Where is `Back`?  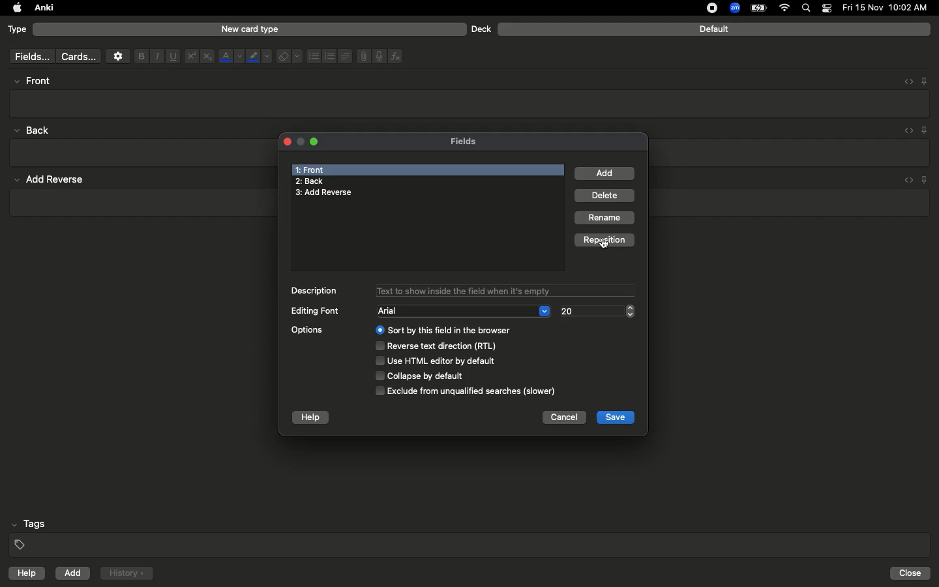 Back is located at coordinates (310, 182).